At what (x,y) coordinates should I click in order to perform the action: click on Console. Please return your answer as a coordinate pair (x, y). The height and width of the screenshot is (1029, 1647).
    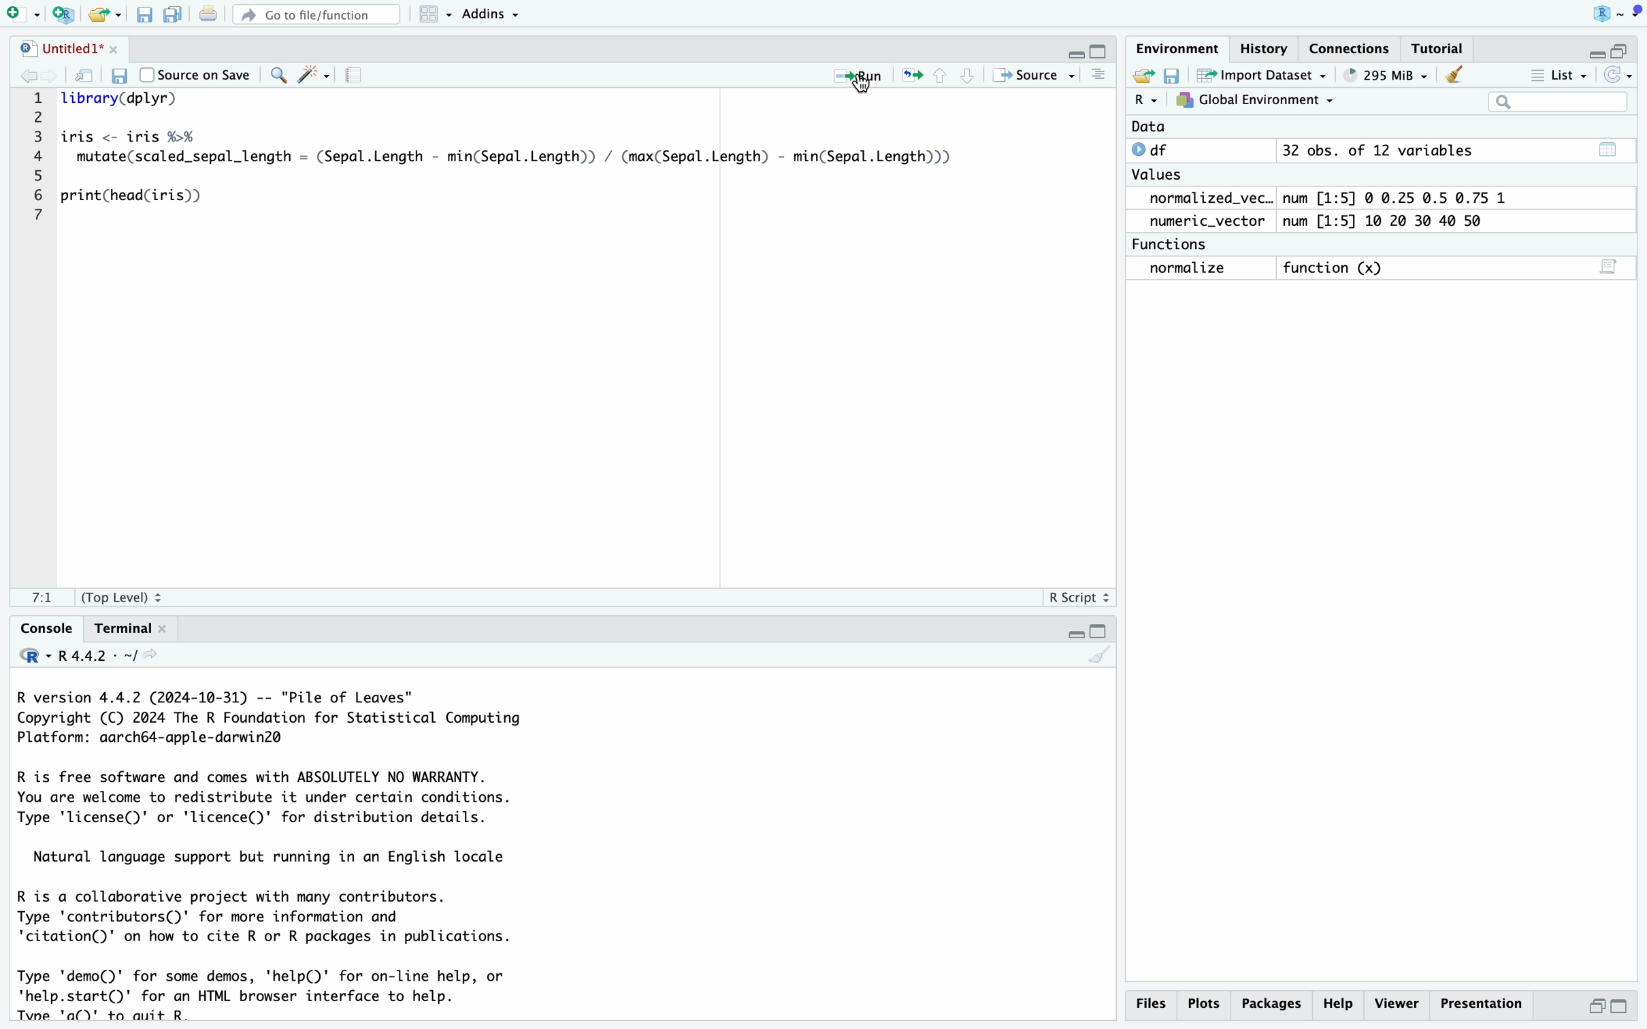
    Looking at the image, I should click on (44, 627).